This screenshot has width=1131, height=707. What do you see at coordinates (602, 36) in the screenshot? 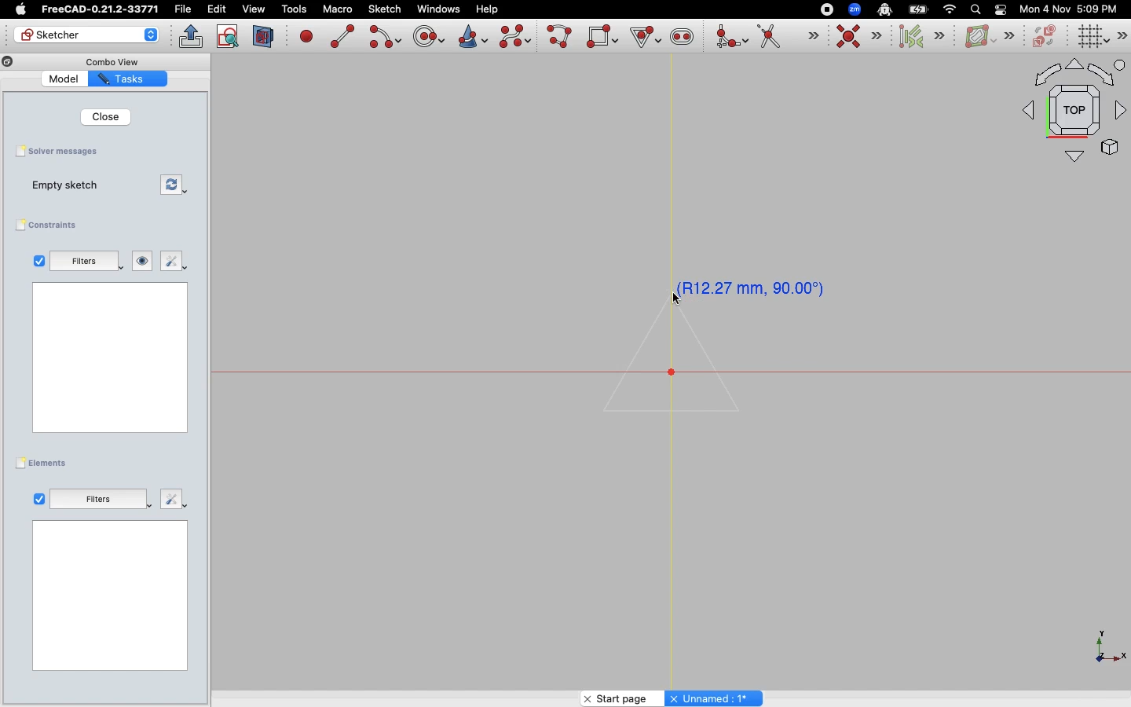
I see `Create rectangle` at bounding box center [602, 36].